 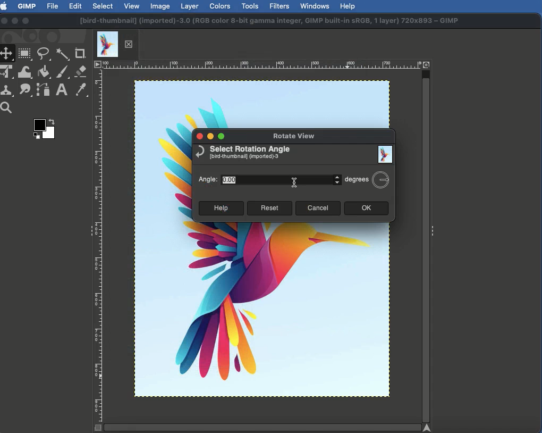 What do you see at coordinates (43, 91) in the screenshot?
I see `Paths` at bounding box center [43, 91].